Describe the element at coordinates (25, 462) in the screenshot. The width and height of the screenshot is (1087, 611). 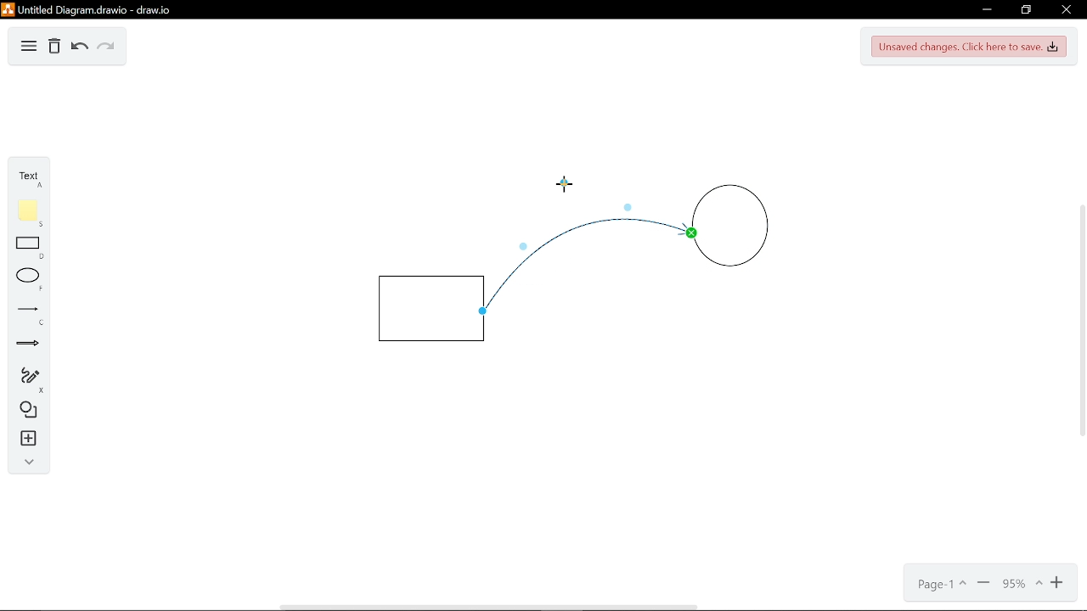
I see `Collapse` at that location.